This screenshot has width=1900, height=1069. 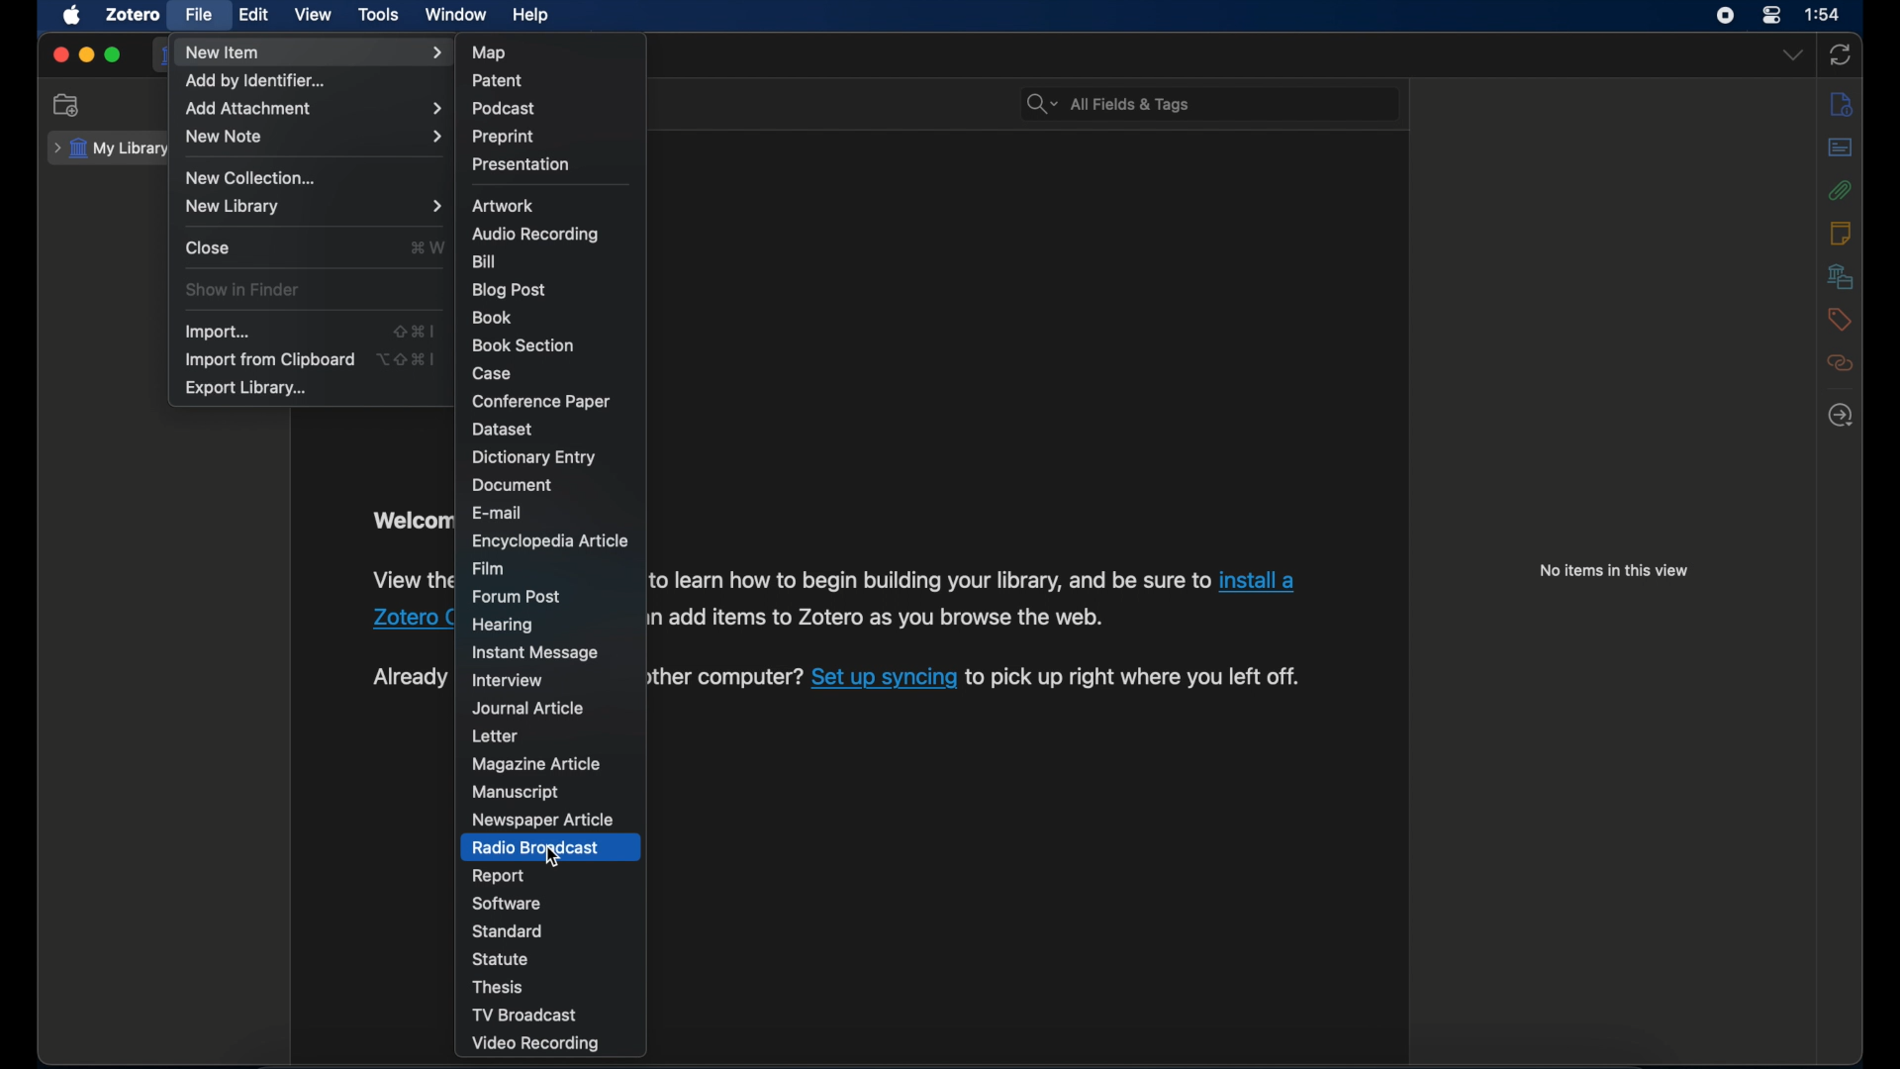 I want to click on show in finder, so click(x=241, y=289).